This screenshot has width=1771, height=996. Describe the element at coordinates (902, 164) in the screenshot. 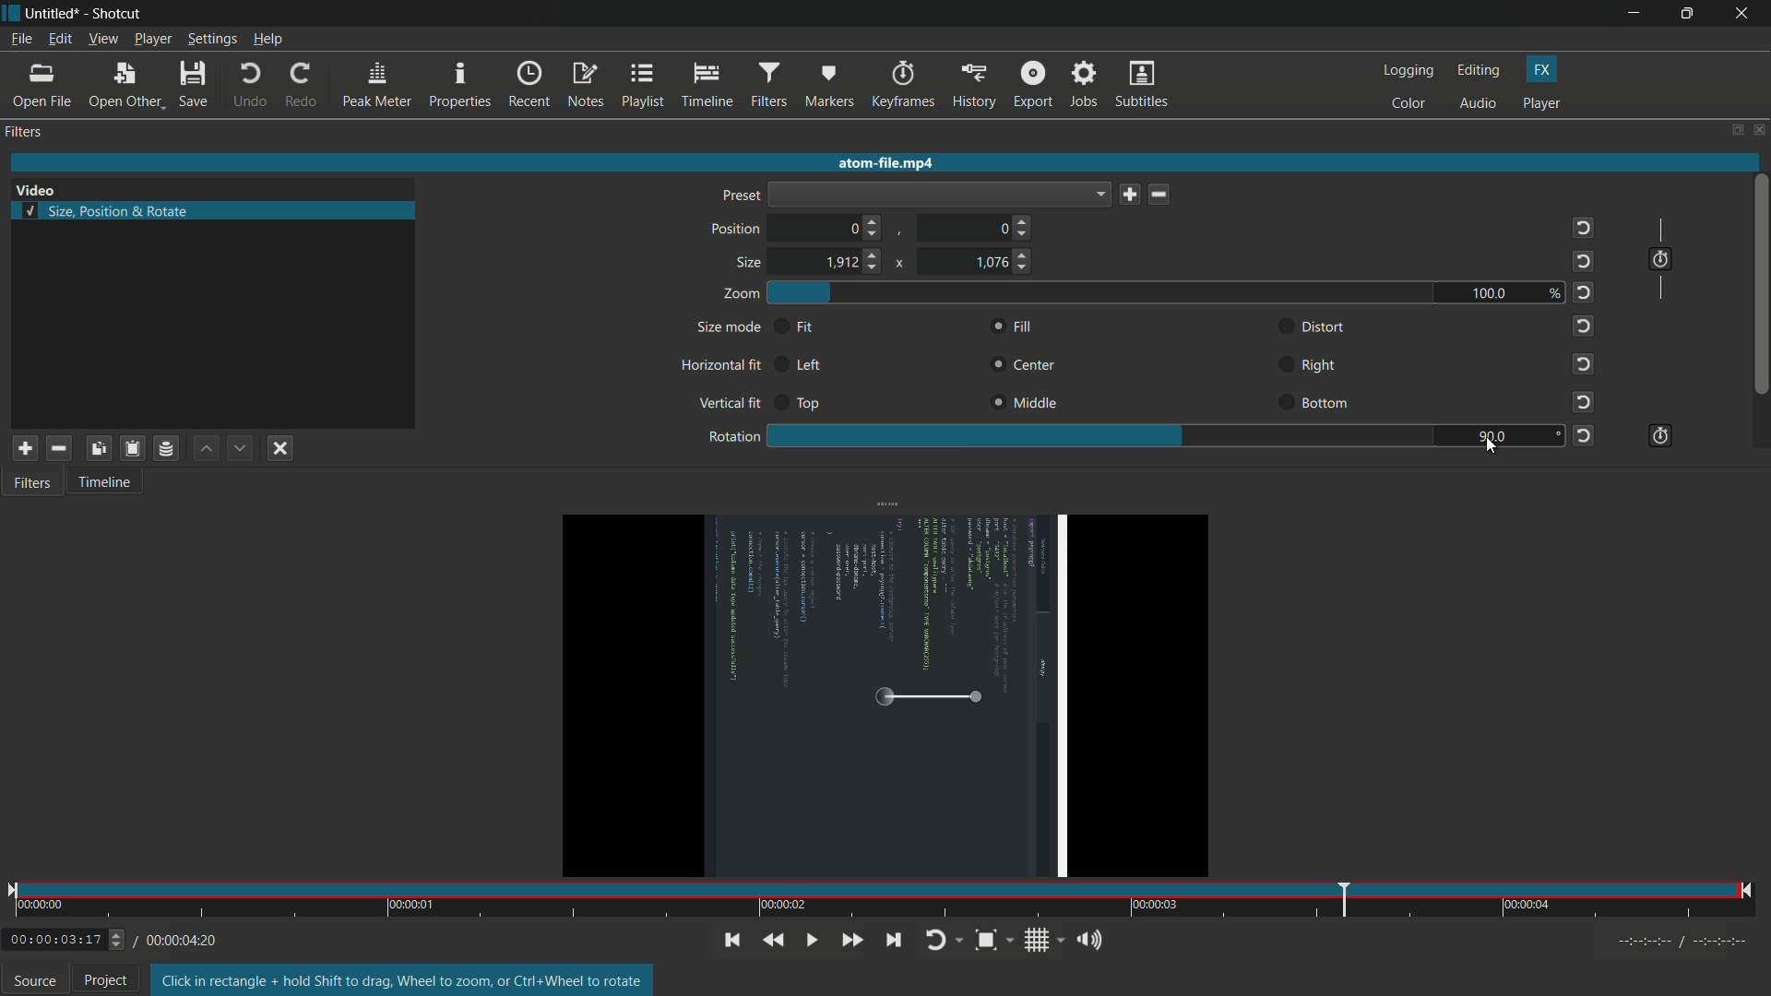

I see `atom-file.mp4 (imported video name)` at that location.